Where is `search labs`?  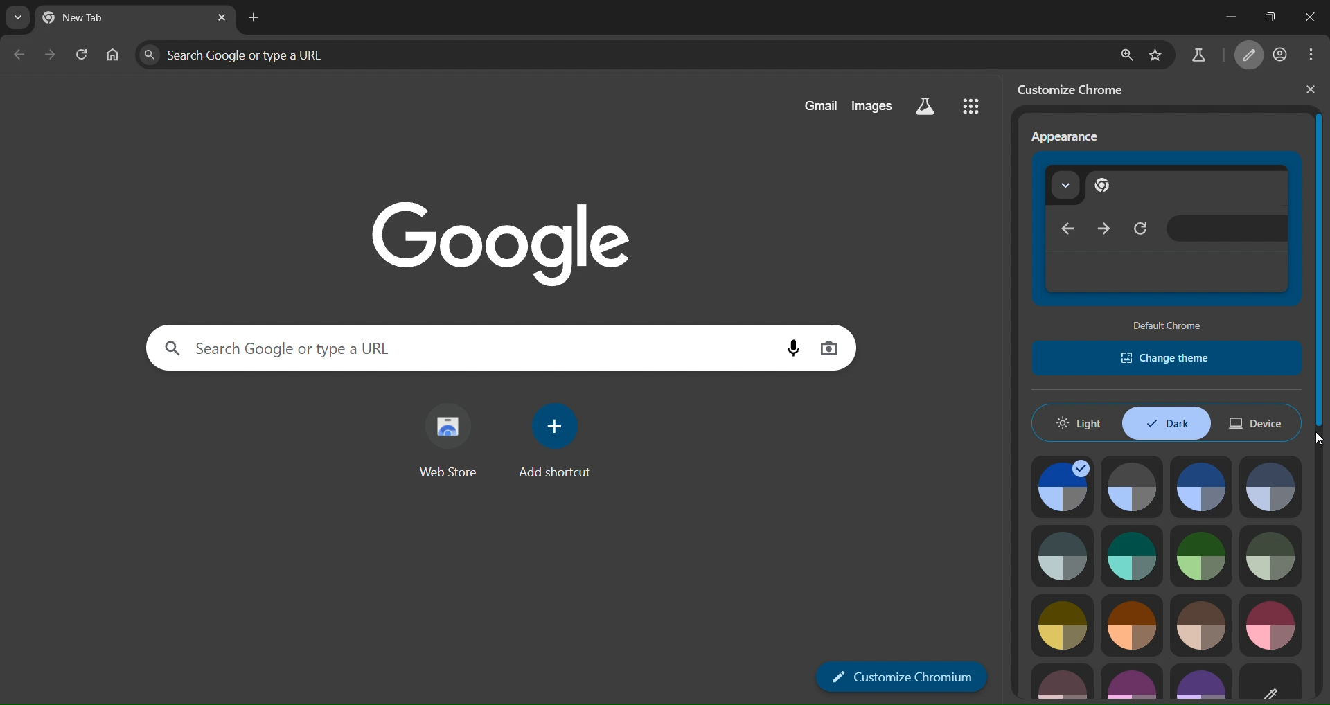
search labs is located at coordinates (1200, 55).